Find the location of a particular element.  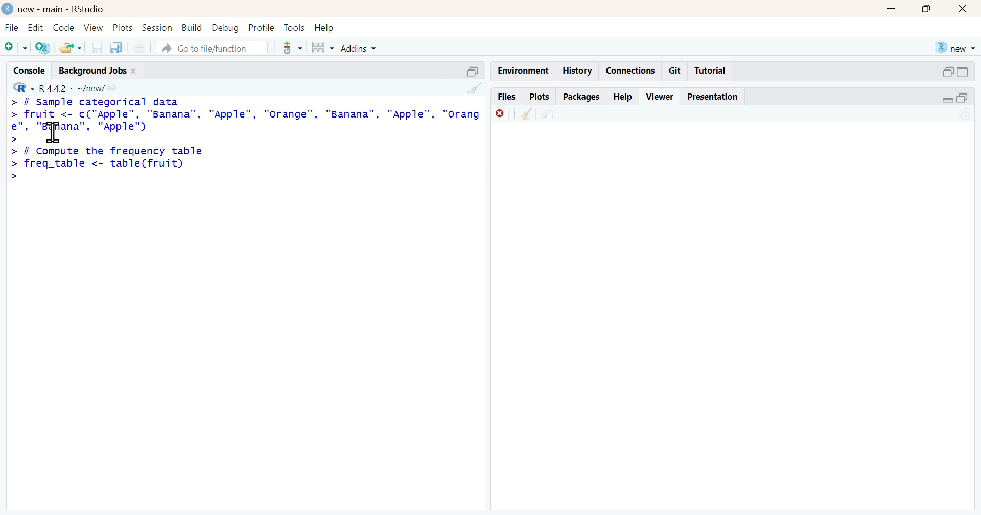

save all open documents is located at coordinates (118, 48).